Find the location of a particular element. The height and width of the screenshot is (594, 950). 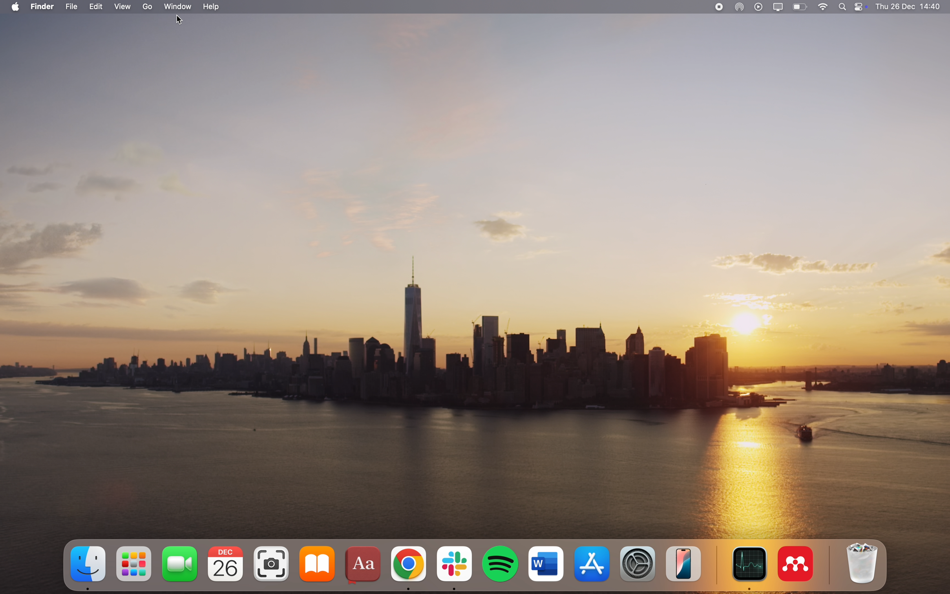

finder is located at coordinates (45, 5).